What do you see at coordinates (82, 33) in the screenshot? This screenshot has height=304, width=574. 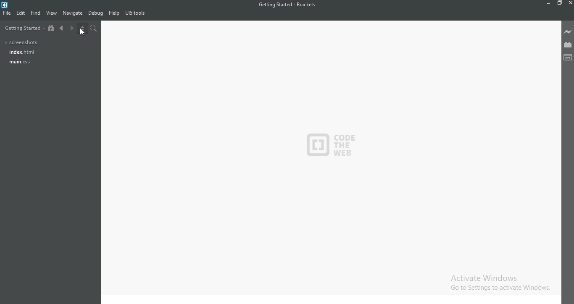 I see `cursor` at bounding box center [82, 33].